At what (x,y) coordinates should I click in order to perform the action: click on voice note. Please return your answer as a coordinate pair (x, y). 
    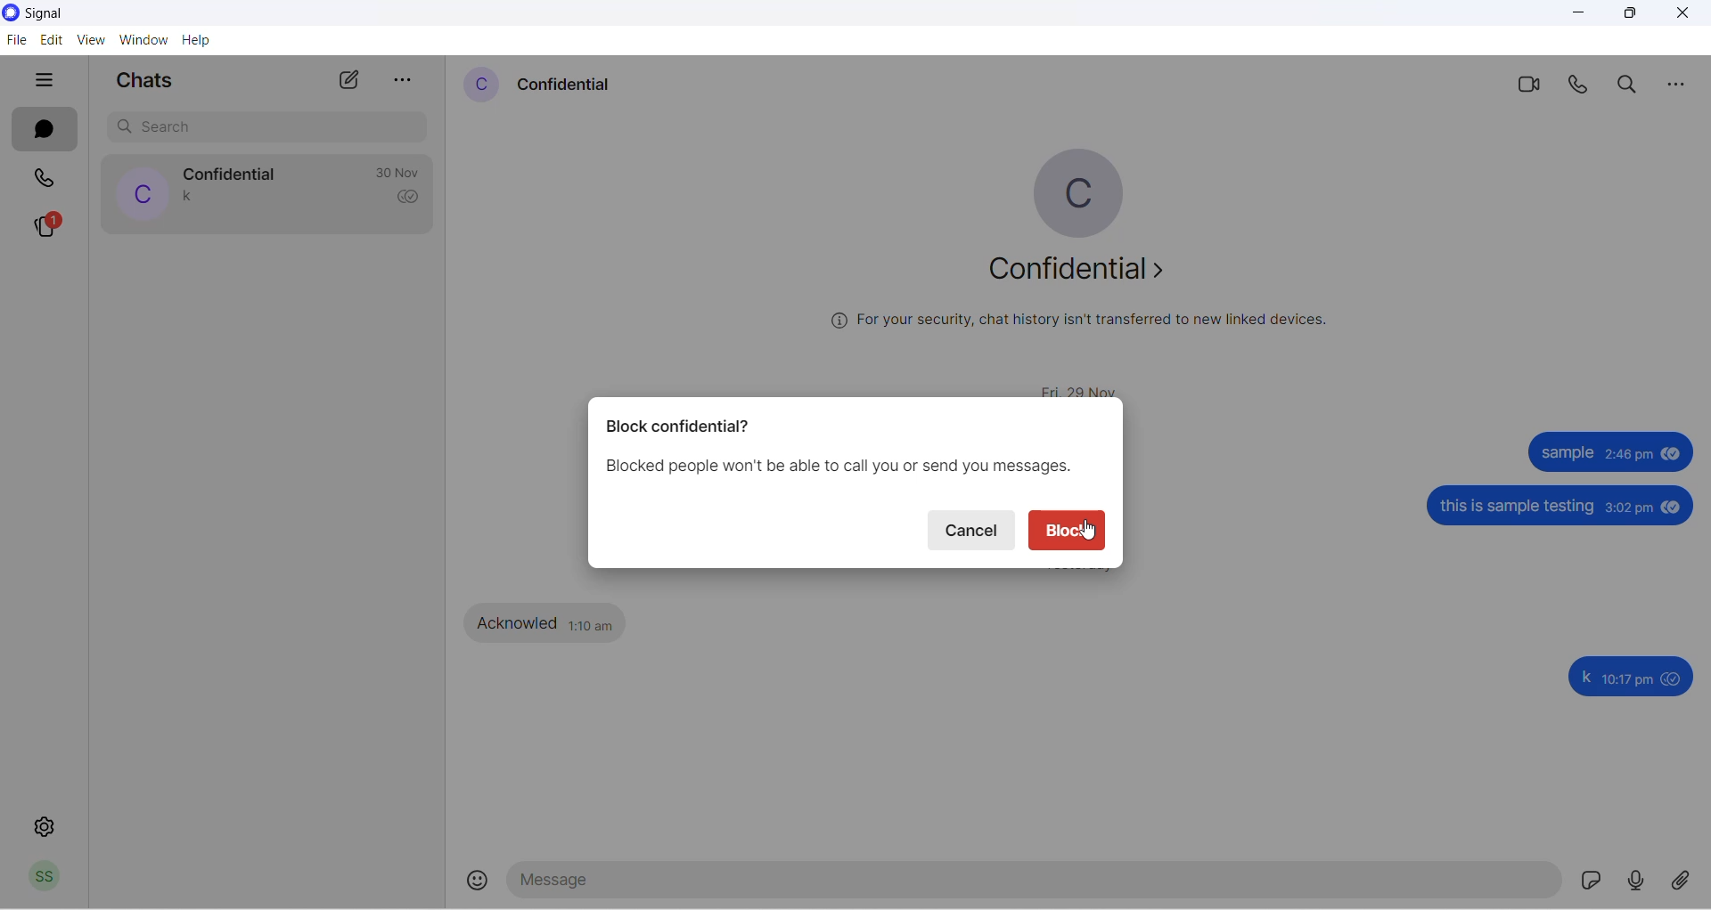
    Looking at the image, I should click on (1633, 879).